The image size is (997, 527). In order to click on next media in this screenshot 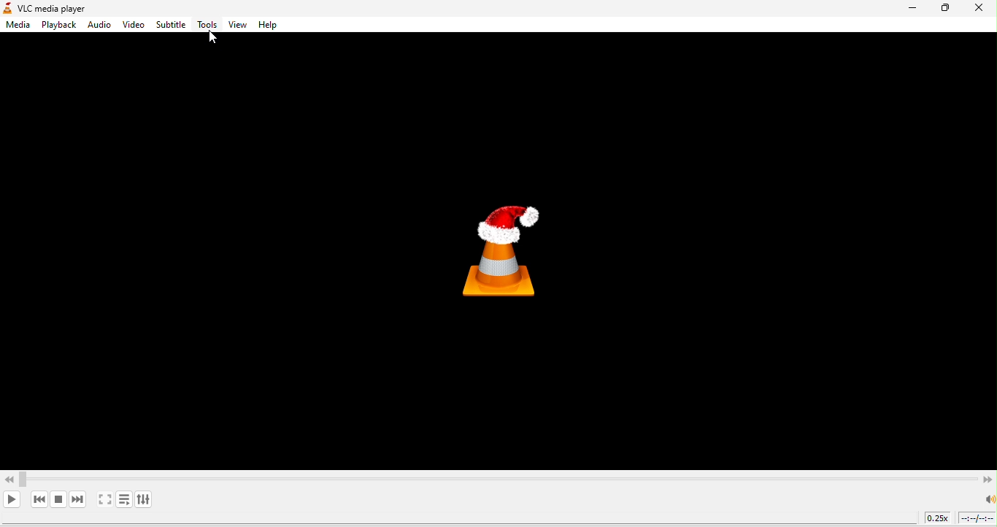, I will do `click(80, 499)`.